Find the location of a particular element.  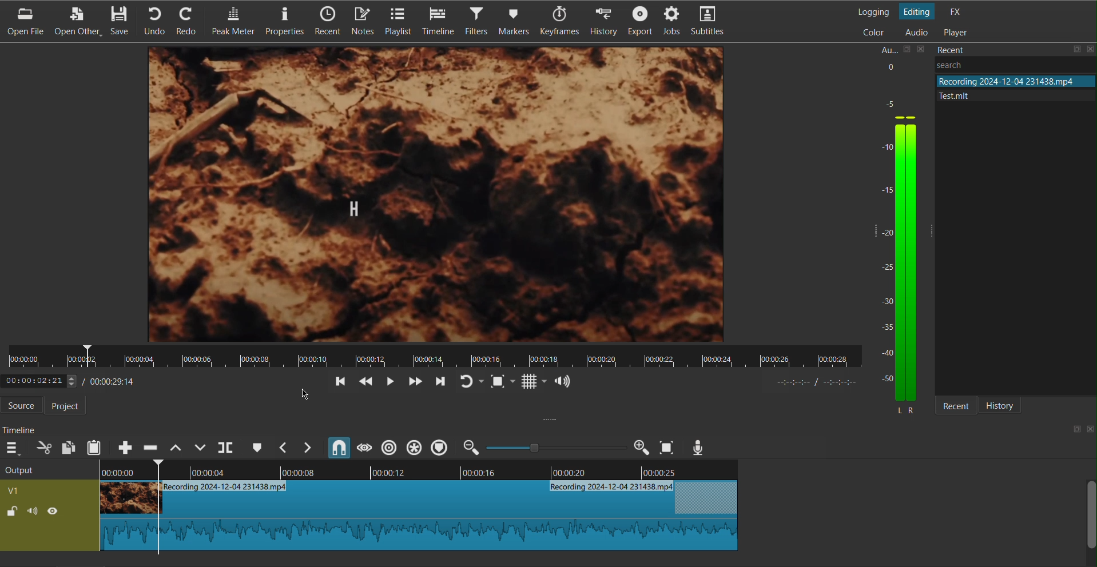

Paste is located at coordinates (94, 446).